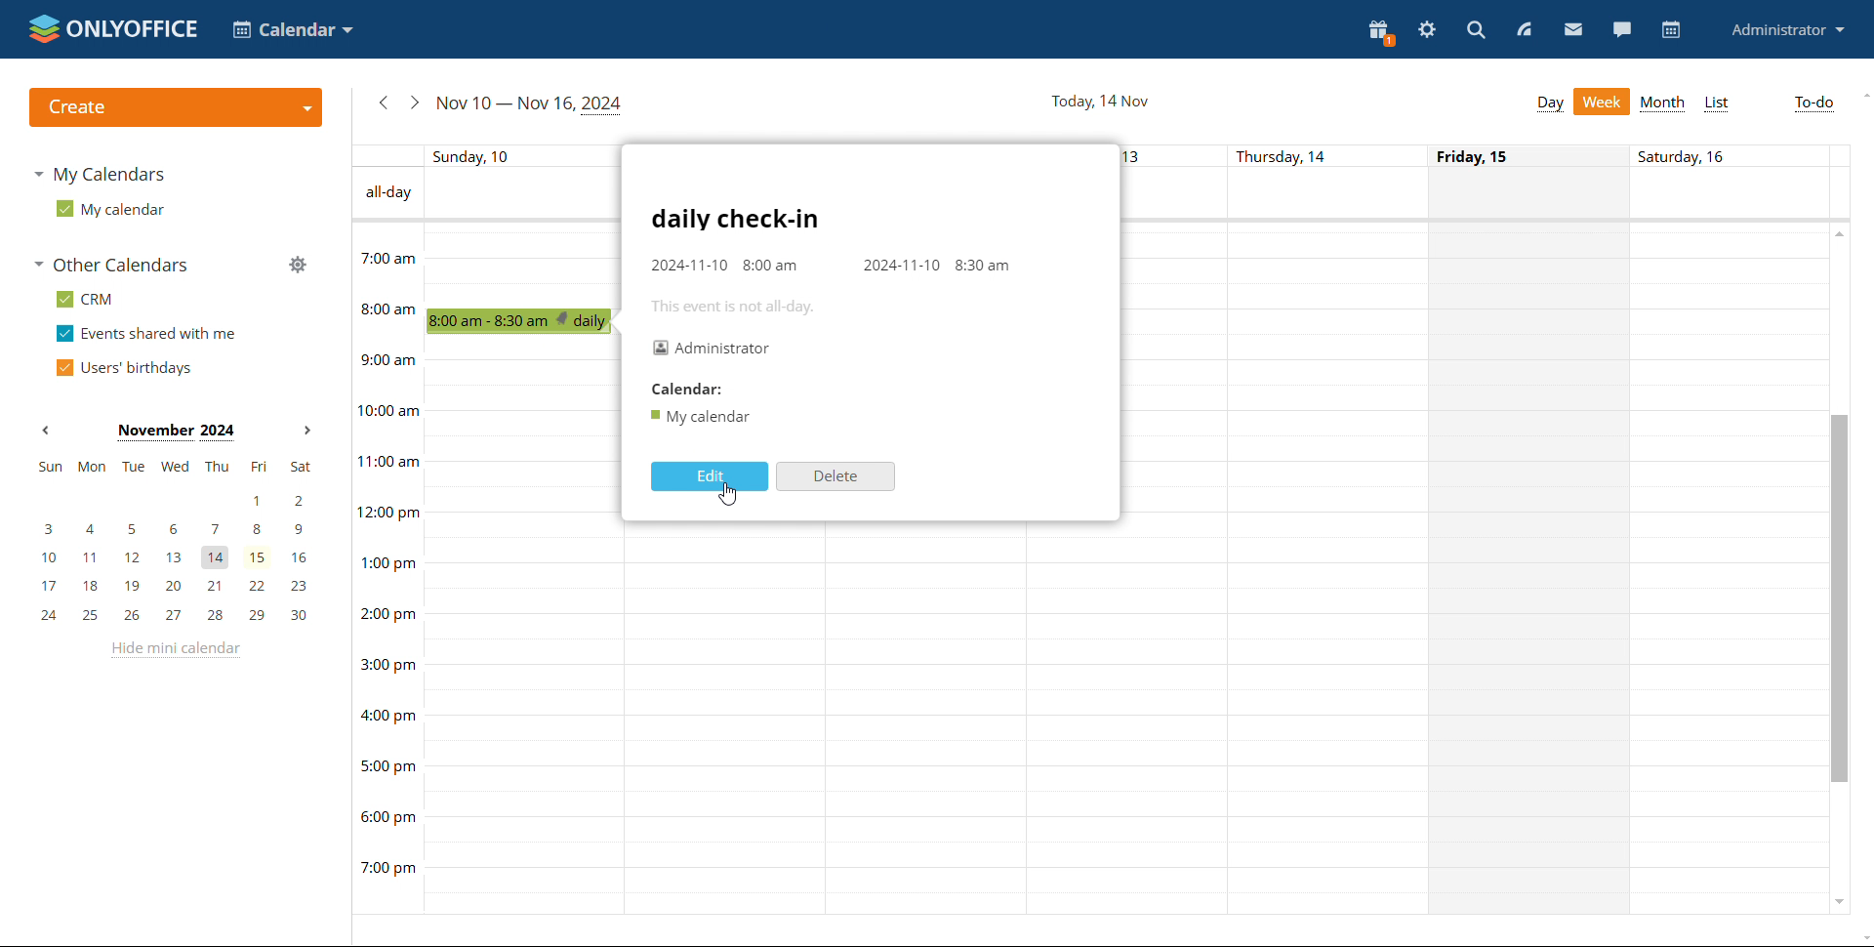 This screenshot has height=947, width=1874. Describe the element at coordinates (383, 103) in the screenshot. I see `previous week` at that location.